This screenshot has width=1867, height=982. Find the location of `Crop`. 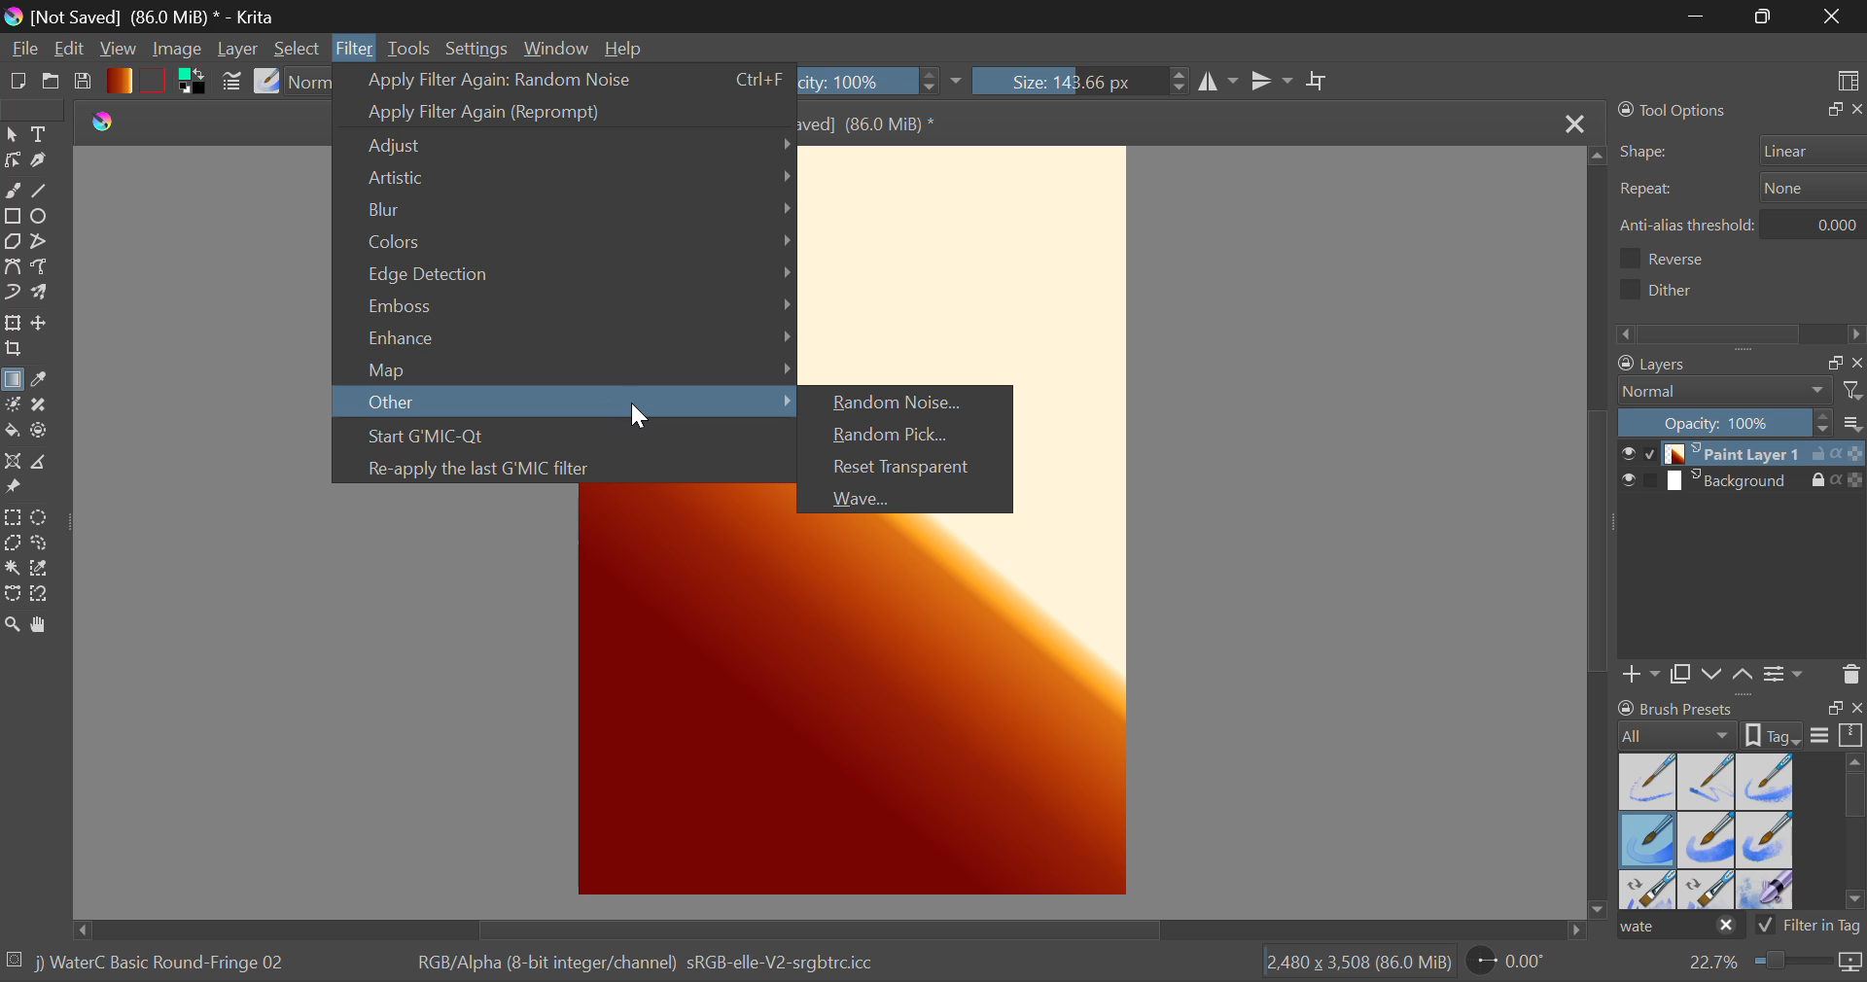

Crop is located at coordinates (13, 351).